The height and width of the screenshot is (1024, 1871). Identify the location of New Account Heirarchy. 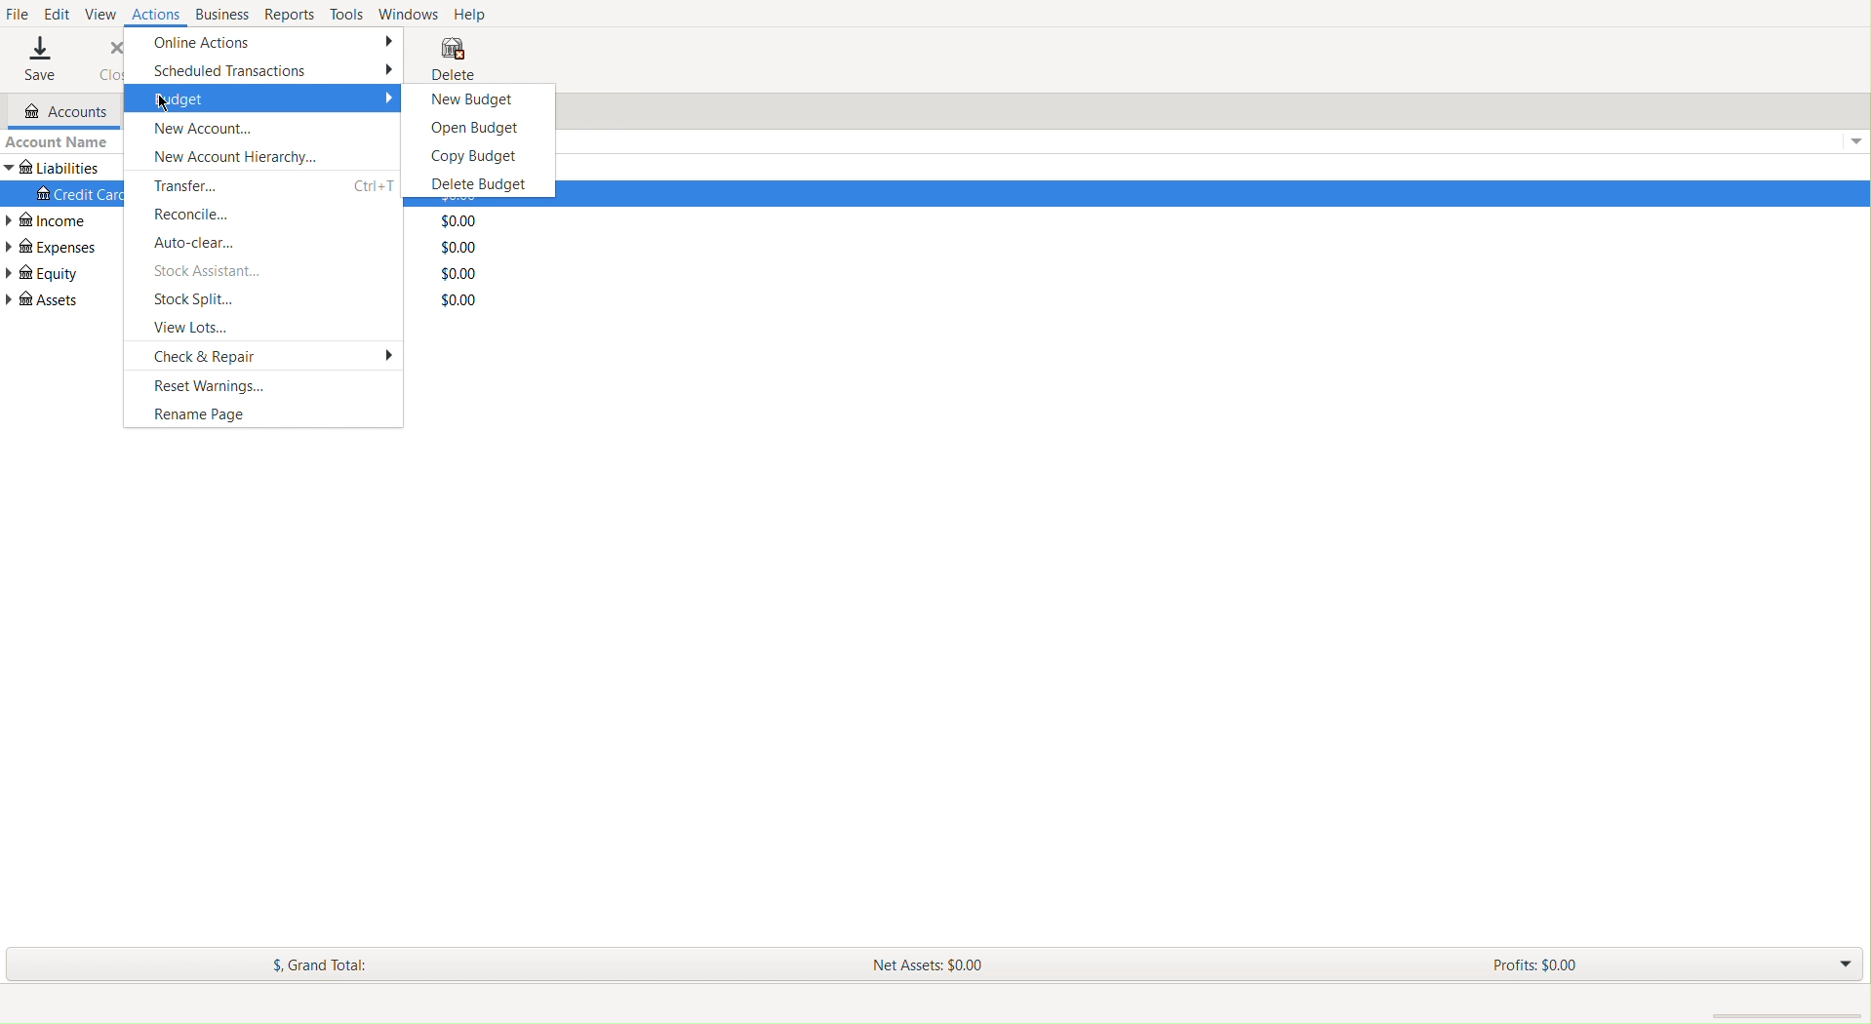
(228, 154).